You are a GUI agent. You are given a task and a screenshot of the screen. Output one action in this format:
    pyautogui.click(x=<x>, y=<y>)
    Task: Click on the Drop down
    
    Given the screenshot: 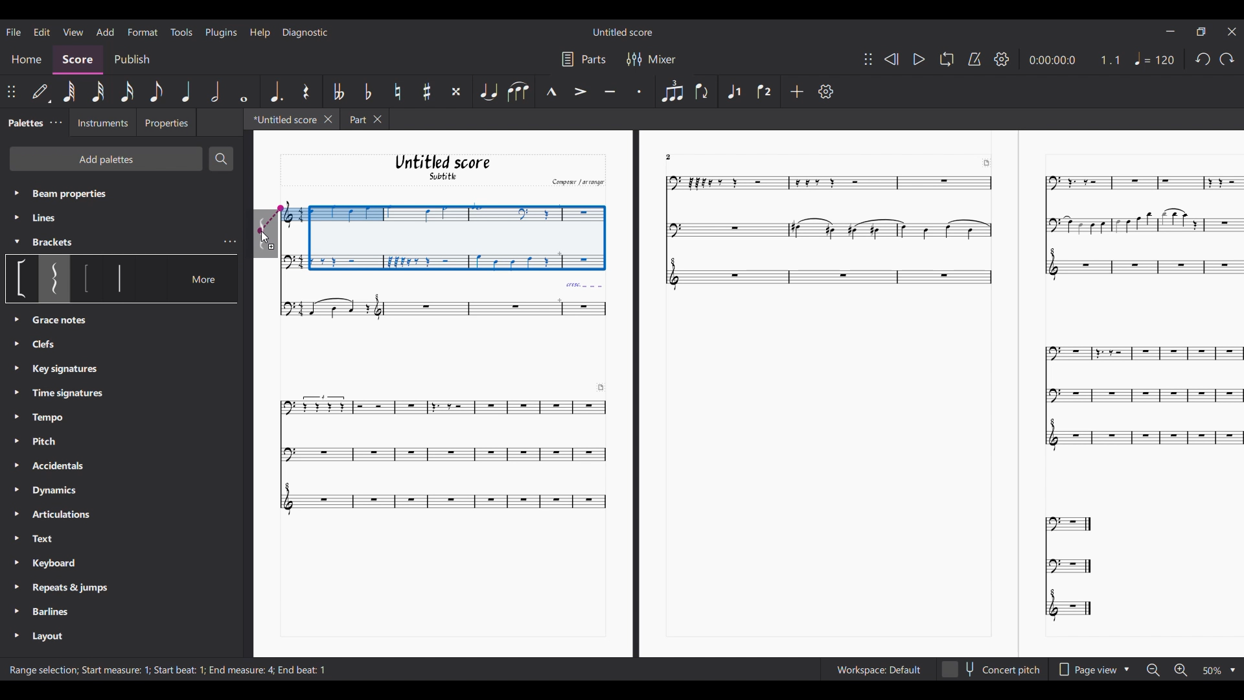 What is the action you would take?
    pyautogui.click(x=1232, y=671)
    